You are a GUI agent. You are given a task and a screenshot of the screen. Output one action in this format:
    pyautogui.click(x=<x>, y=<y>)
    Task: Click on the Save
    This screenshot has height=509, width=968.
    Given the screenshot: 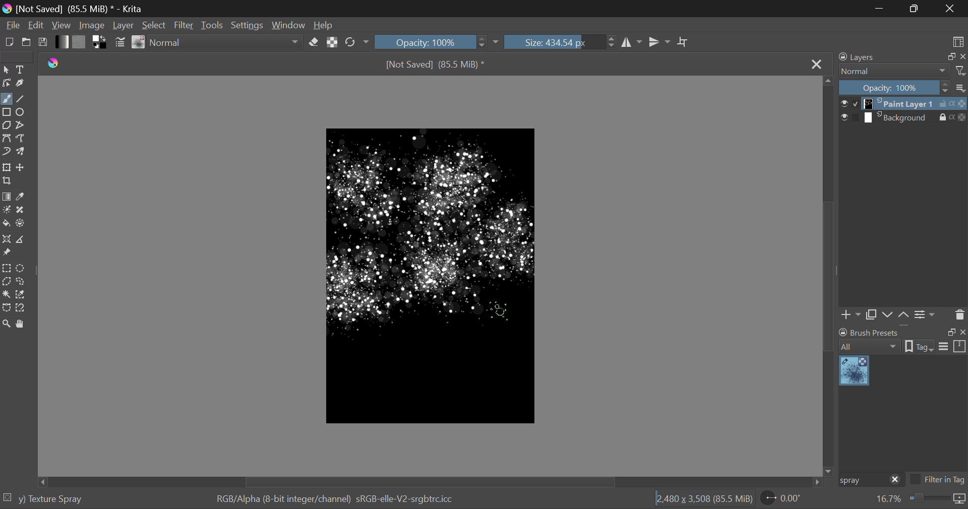 What is the action you would take?
    pyautogui.click(x=42, y=41)
    